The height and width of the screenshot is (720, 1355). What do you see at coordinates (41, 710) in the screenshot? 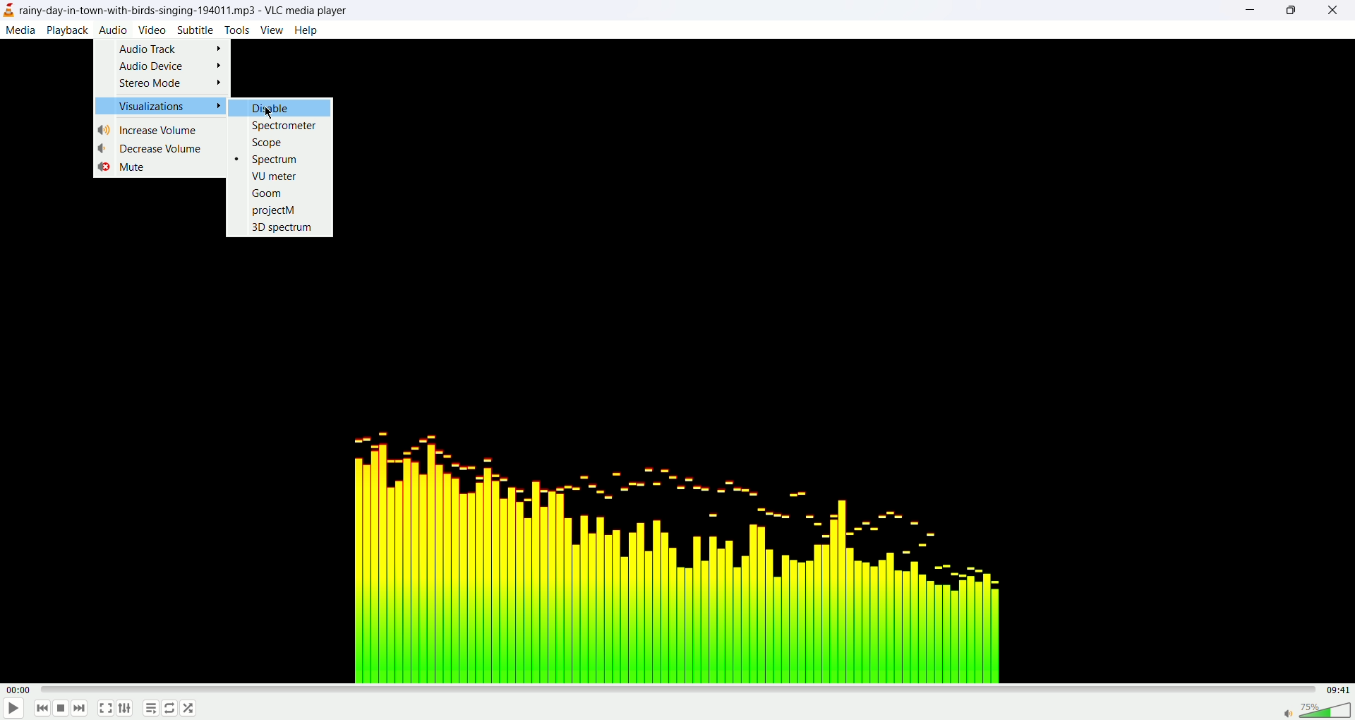
I see `previous` at bounding box center [41, 710].